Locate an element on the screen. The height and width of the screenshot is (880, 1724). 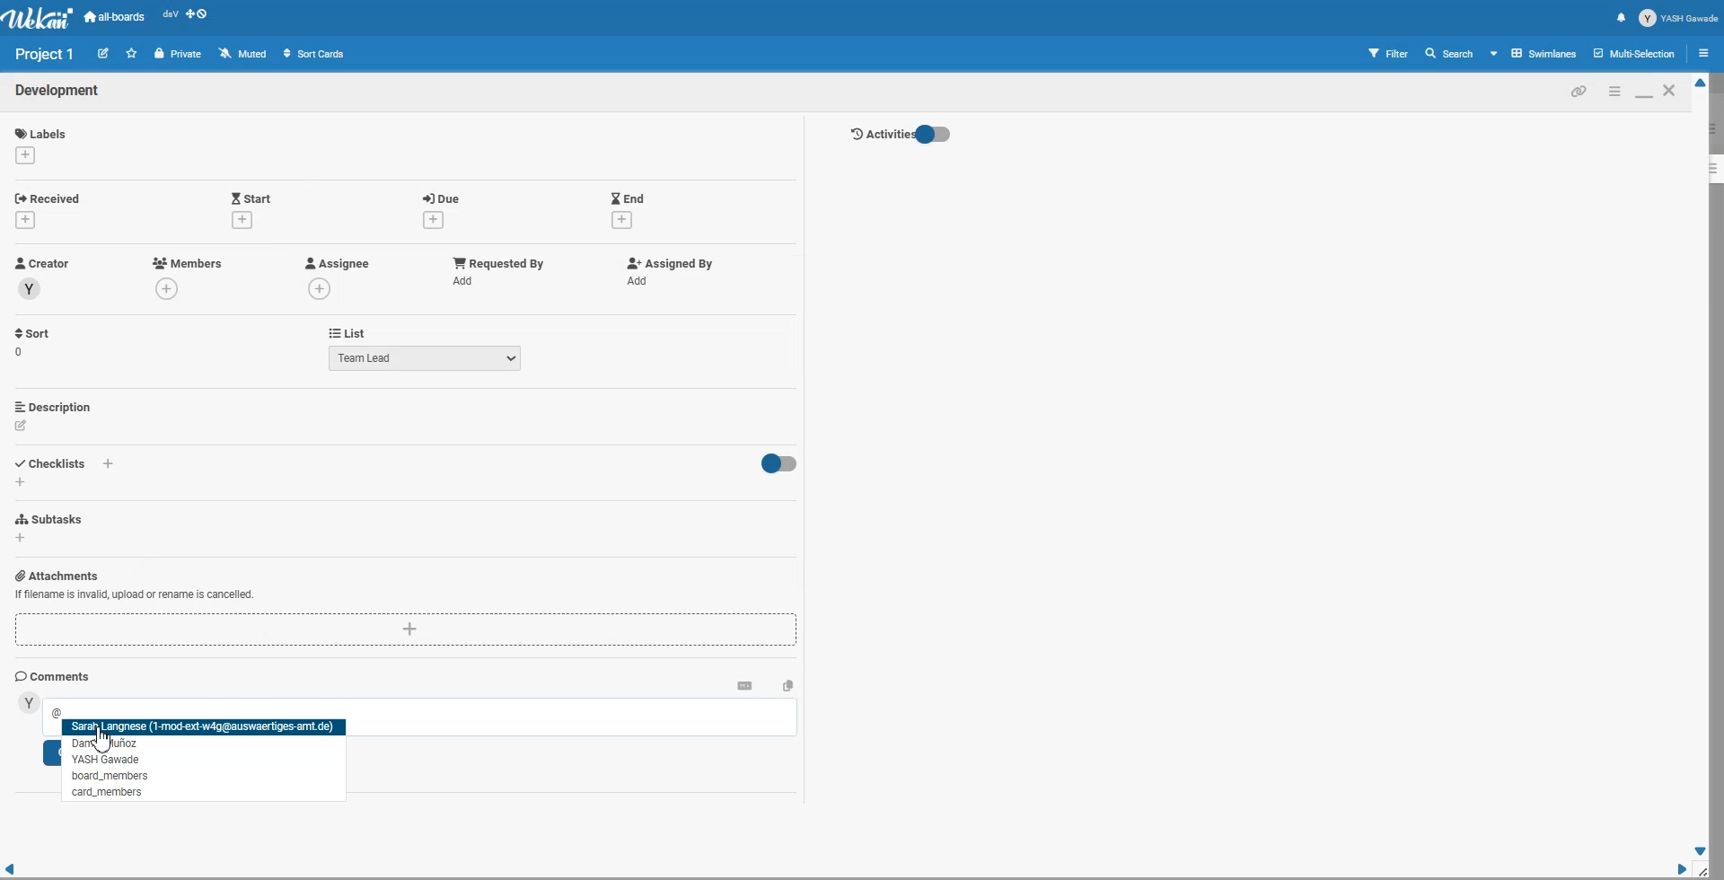
Add Assigned By is located at coordinates (667, 263).